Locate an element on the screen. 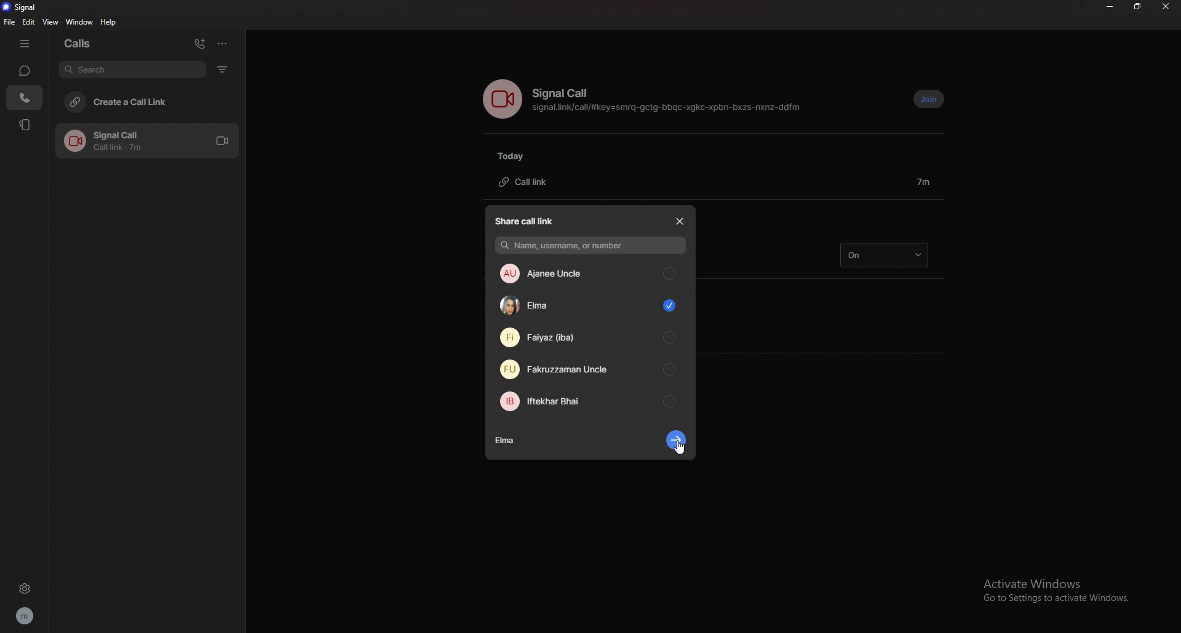 Image resolution: width=1181 pixels, height=633 pixels. help is located at coordinates (109, 23).